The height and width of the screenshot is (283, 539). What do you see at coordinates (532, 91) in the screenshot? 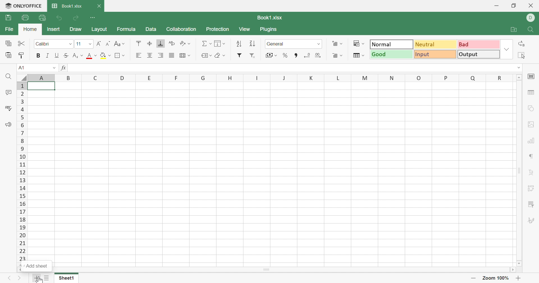
I see `Table settings` at bounding box center [532, 91].